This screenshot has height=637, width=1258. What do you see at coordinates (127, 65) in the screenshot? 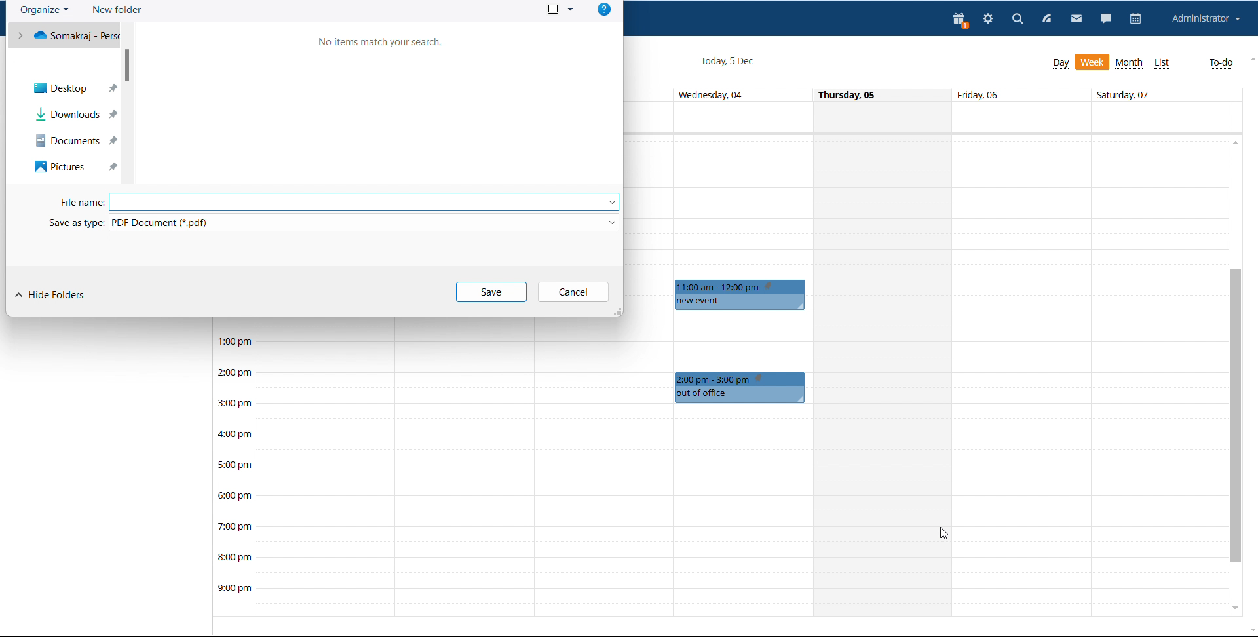
I see `scrollbar` at bounding box center [127, 65].